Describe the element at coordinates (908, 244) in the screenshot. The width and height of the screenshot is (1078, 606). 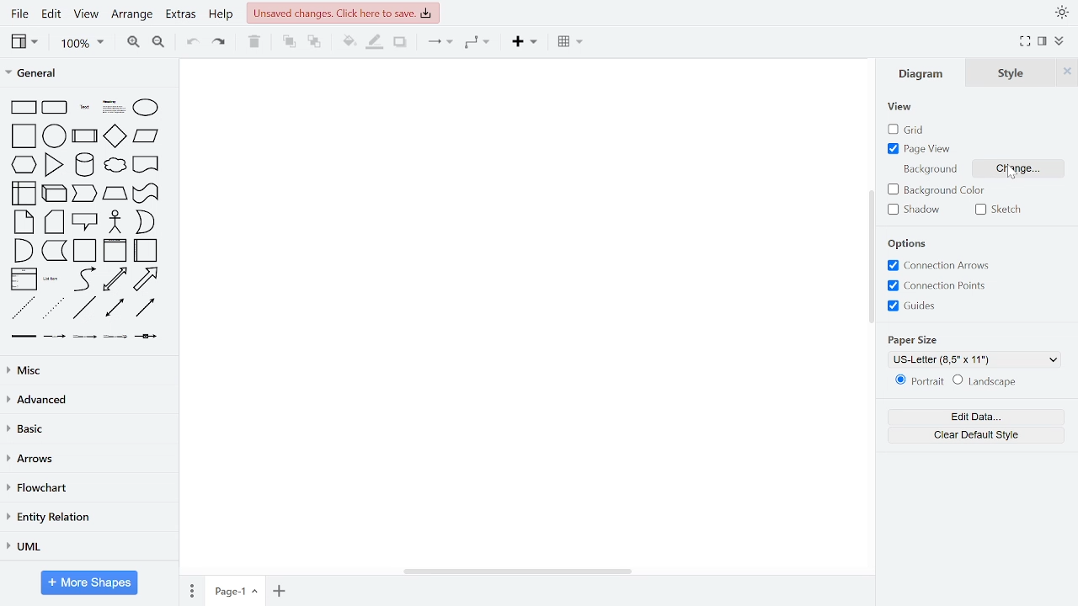
I see `Options` at that location.